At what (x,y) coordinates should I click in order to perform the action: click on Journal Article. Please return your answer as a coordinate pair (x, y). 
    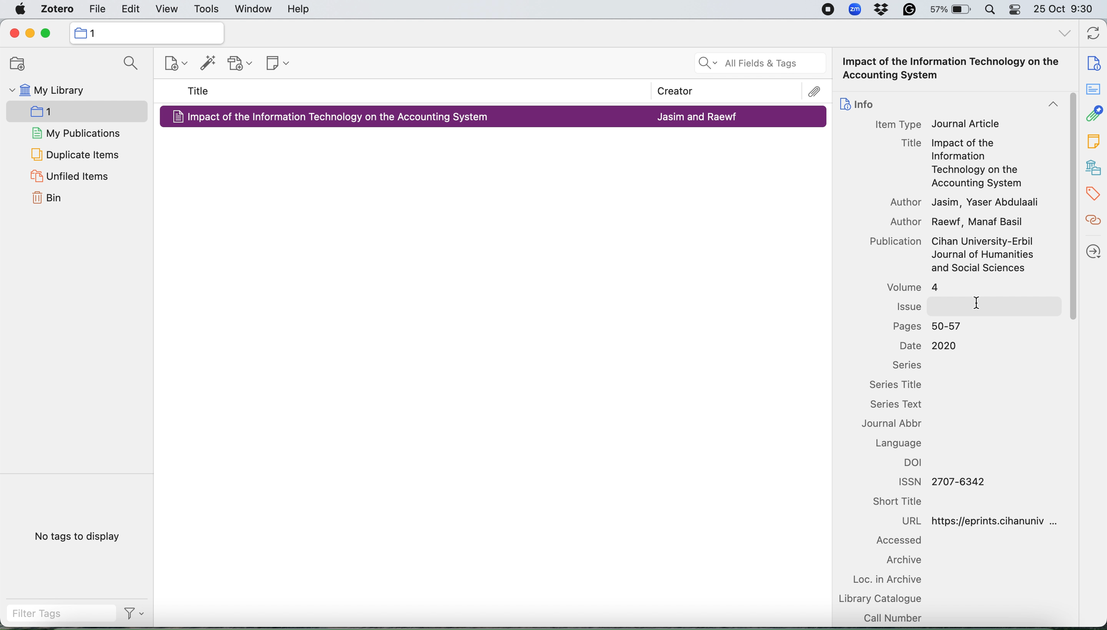
    Looking at the image, I should click on (966, 124).